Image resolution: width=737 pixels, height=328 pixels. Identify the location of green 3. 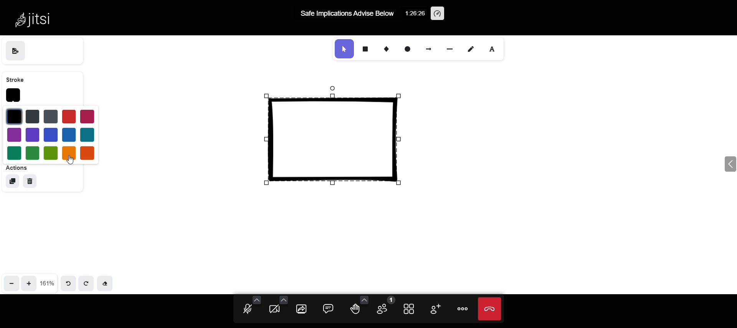
(51, 154).